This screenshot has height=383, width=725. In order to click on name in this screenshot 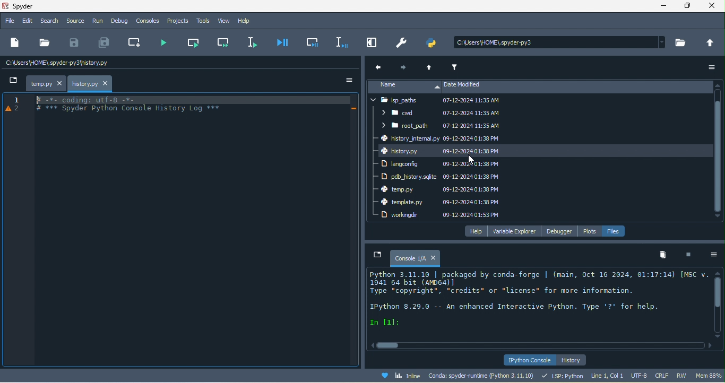, I will do `click(405, 86)`.